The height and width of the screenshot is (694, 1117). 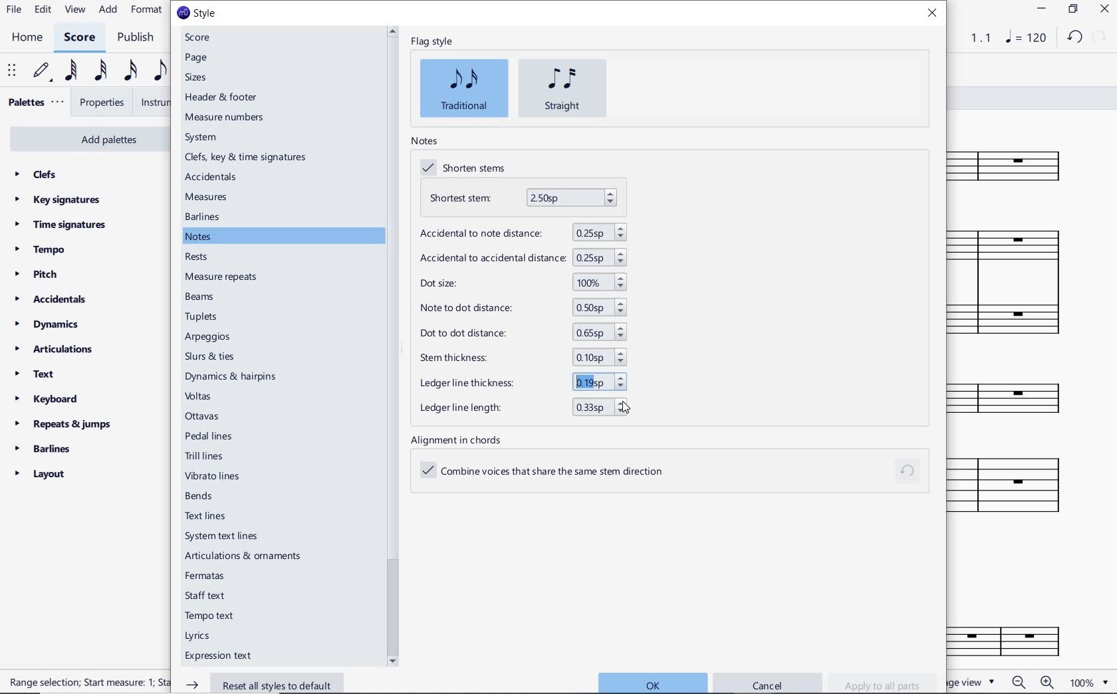 What do you see at coordinates (551, 472) in the screenshot?
I see `combine voices that share the same stem direction` at bounding box center [551, 472].